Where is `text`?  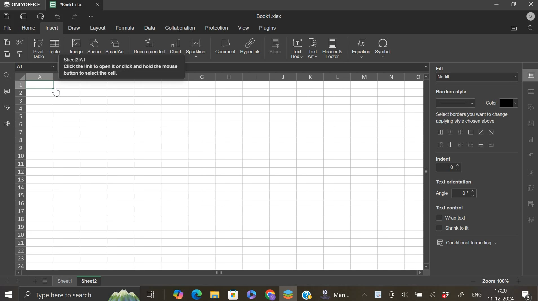
text is located at coordinates (444, 158).